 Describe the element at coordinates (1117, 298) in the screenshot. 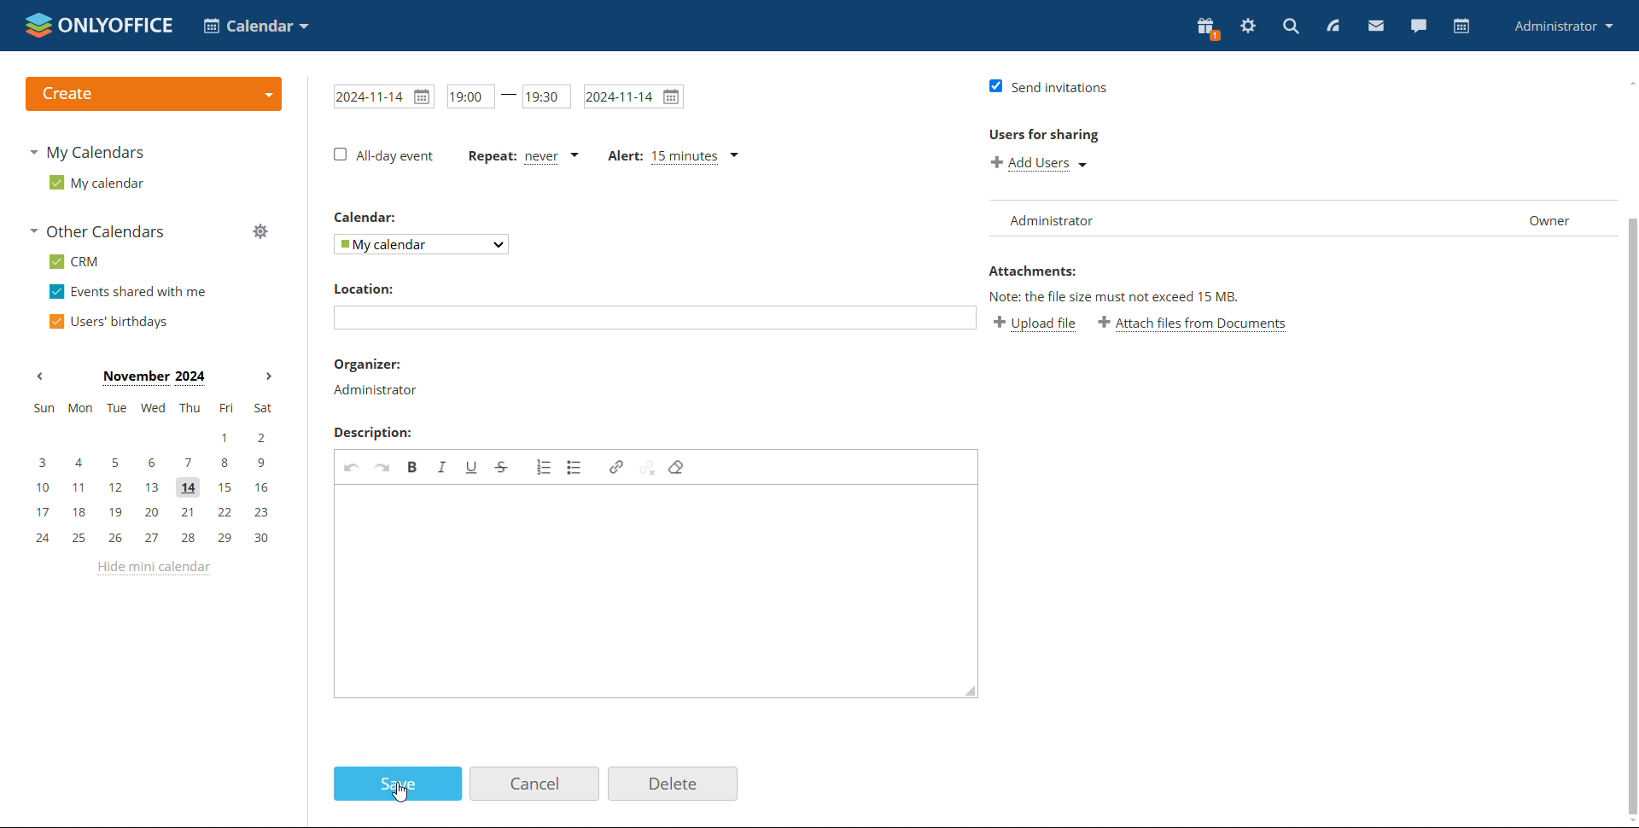

I see `text` at that location.